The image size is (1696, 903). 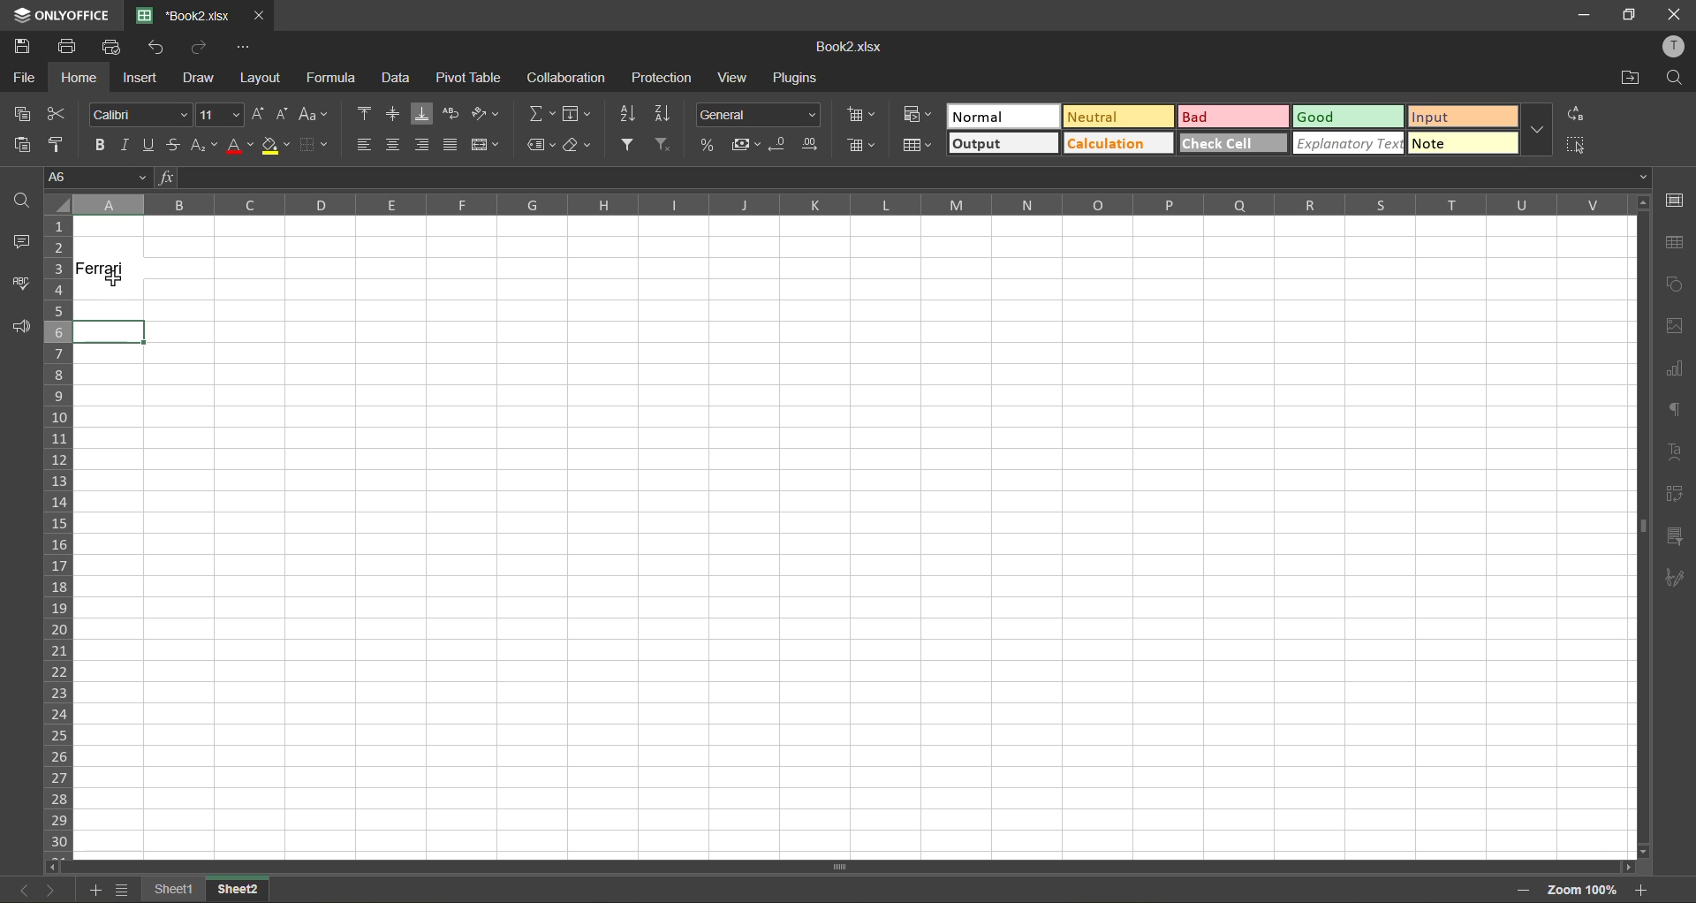 I want to click on bad, so click(x=1230, y=118).